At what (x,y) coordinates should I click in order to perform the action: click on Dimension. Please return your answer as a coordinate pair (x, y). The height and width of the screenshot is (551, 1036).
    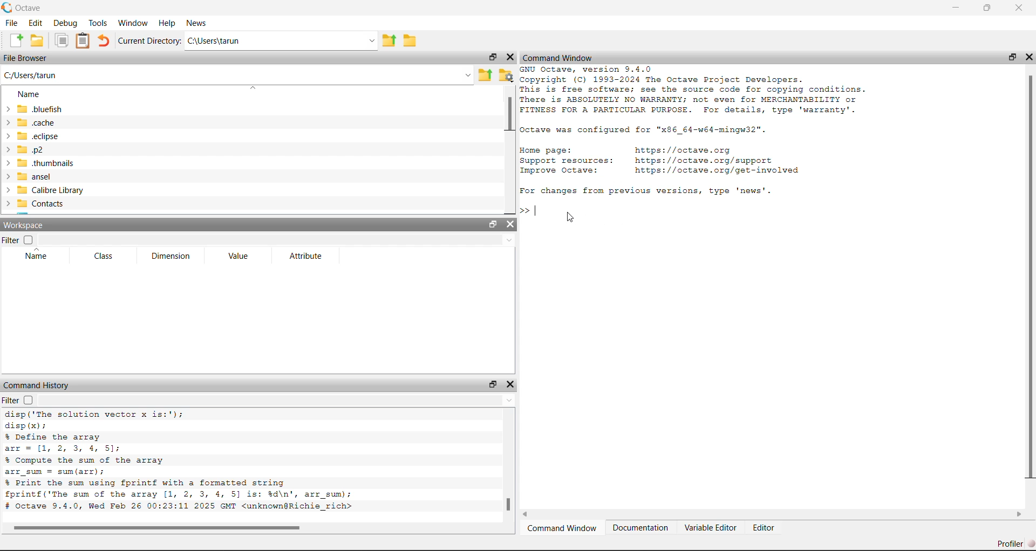
    Looking at the image, I should click on (176, 256).